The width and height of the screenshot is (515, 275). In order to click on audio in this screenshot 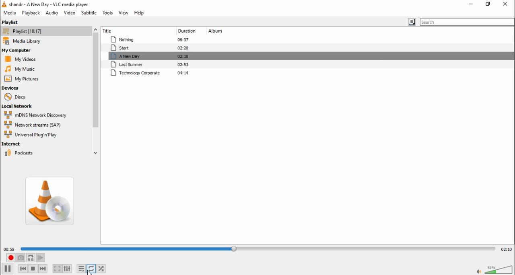, I will do `click(51, 13)`.